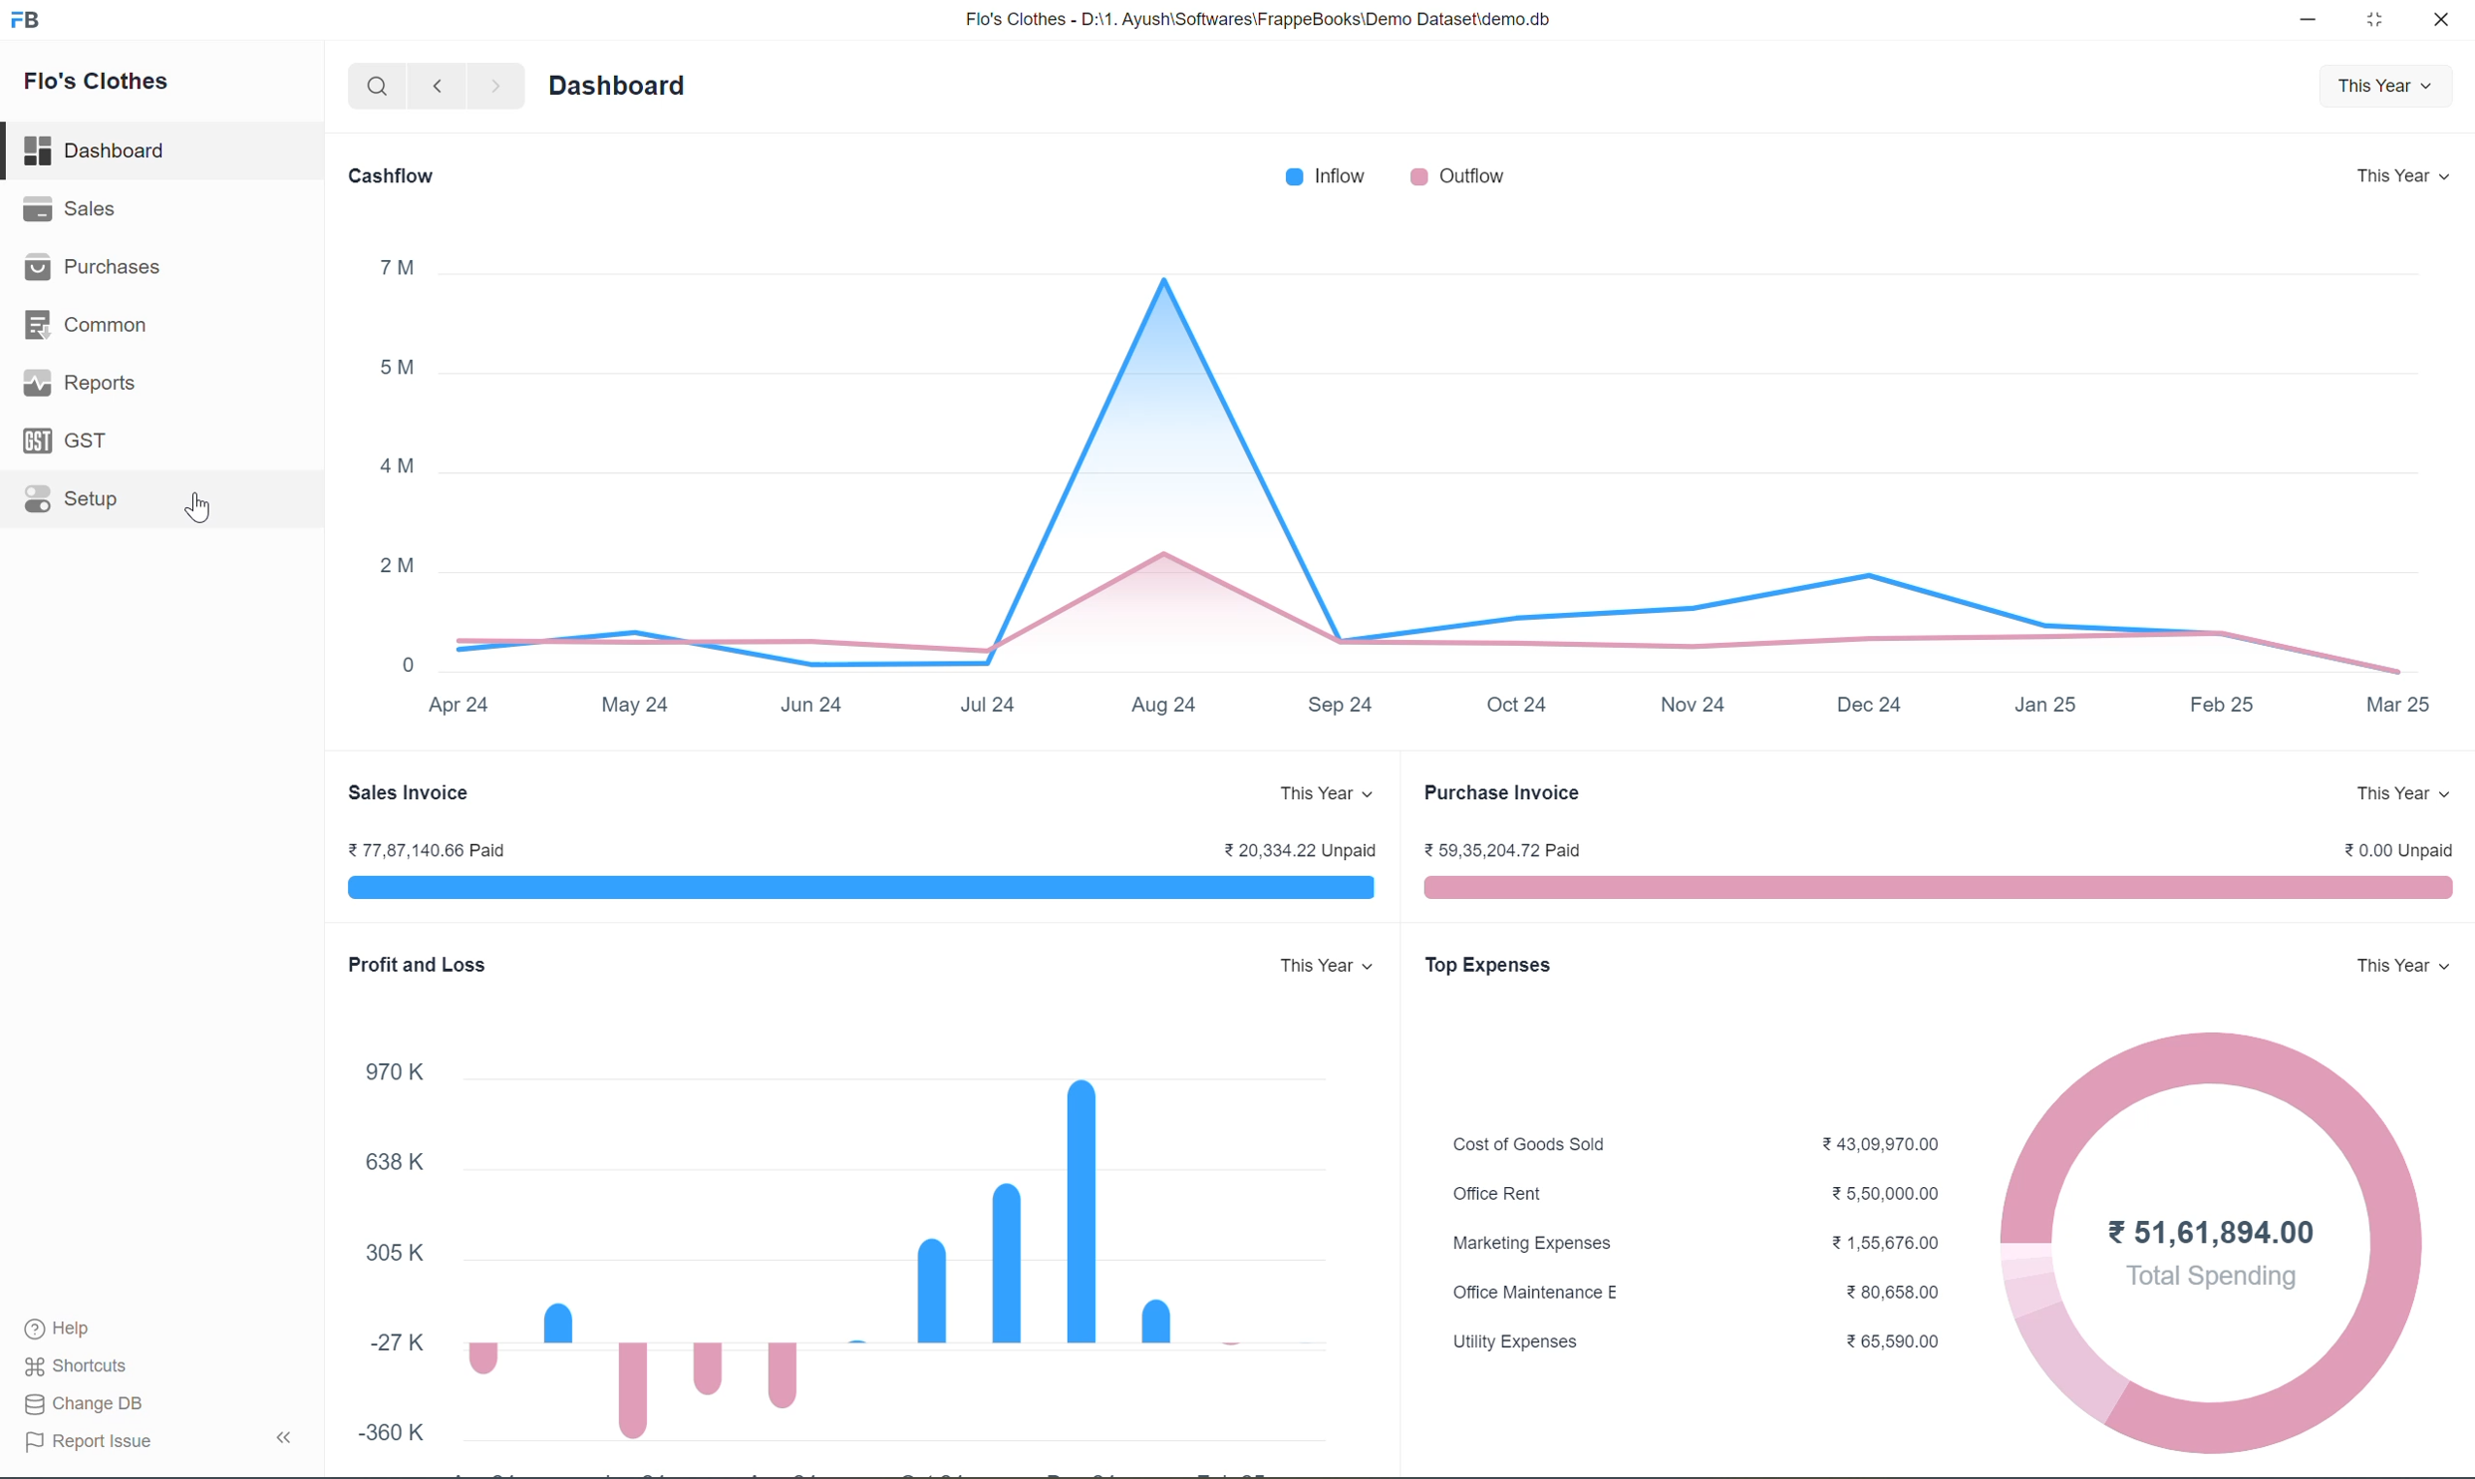 Image resolution: width=2475 pixels, height=1479 pixels. What do you see at coordinates (863, 886) in the screenshot?
I see `sales invoice visualization` at bounding box center [863, 886].